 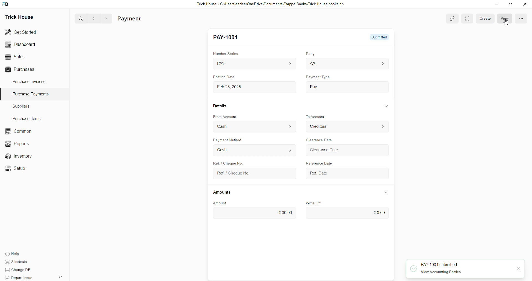 What do you see at coordinates (224, 150) in the screenshot?
I see `Cash` at bounding box center [224, 150].